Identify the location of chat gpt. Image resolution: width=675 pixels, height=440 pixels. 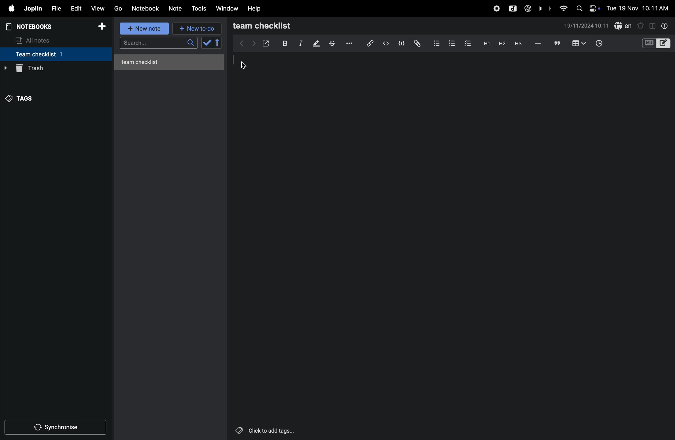
(527, 8).